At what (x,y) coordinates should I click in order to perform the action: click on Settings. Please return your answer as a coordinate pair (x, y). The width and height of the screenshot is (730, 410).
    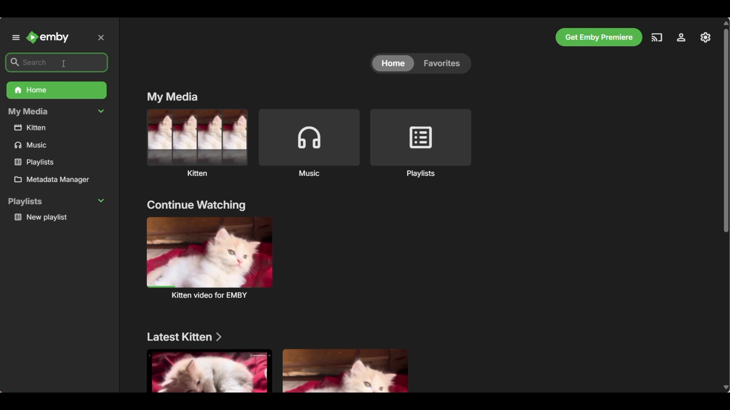
    Looking at the image, I should click on (706, 37).